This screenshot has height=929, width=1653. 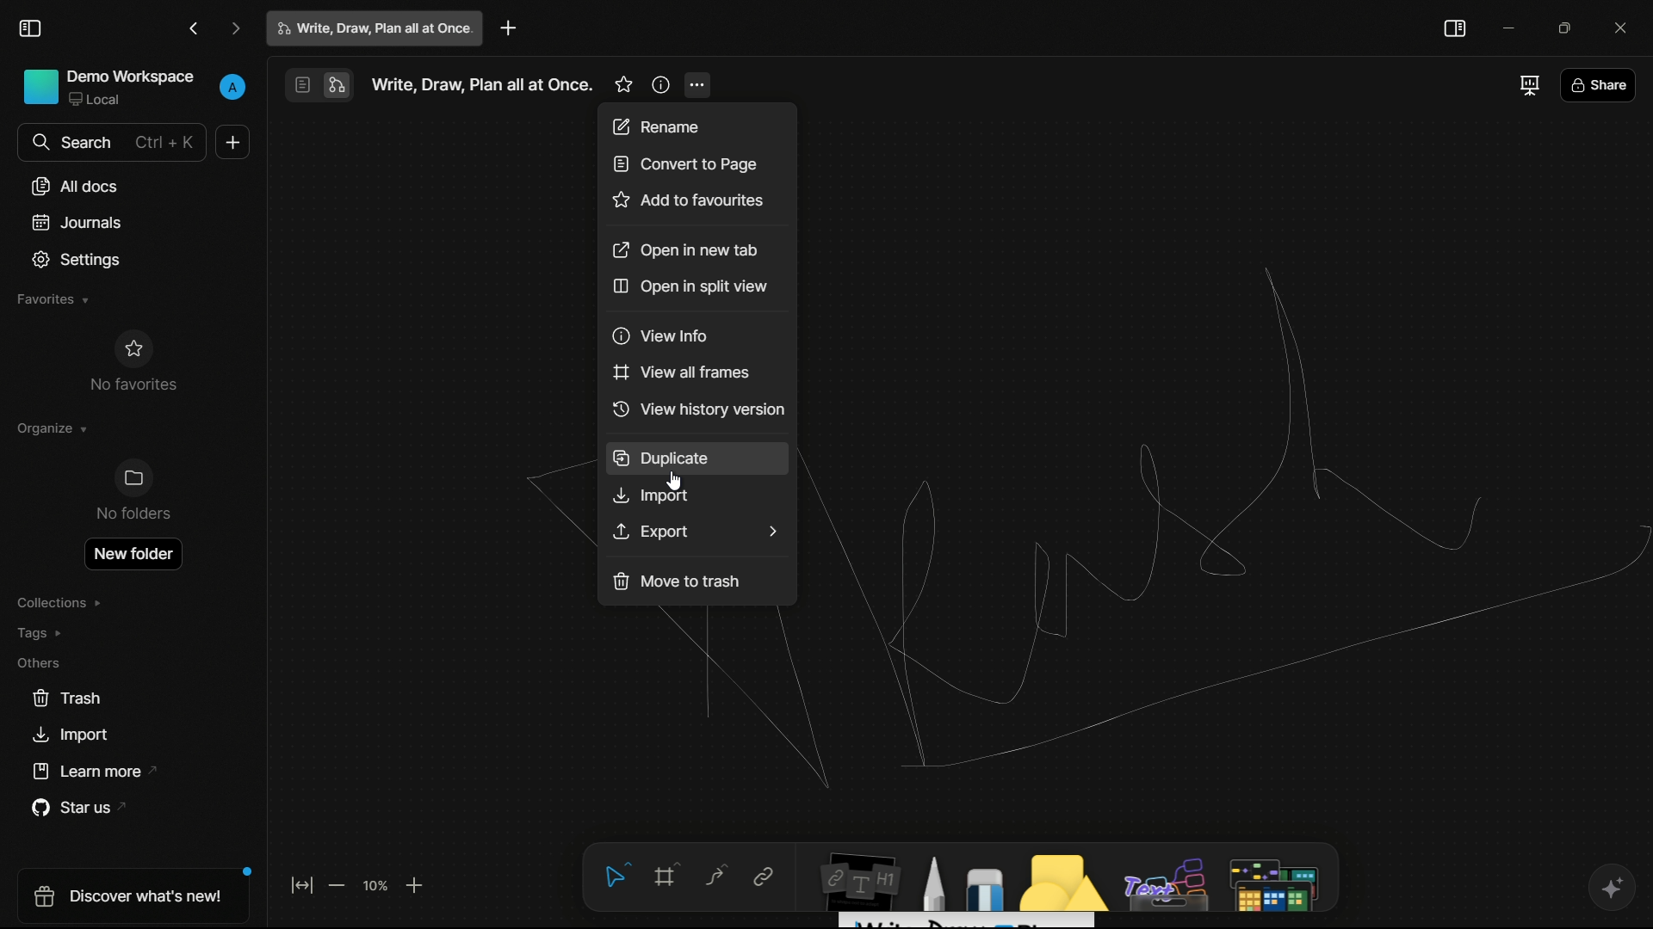 I want to click on zoom out, so click(x=337, y=884).